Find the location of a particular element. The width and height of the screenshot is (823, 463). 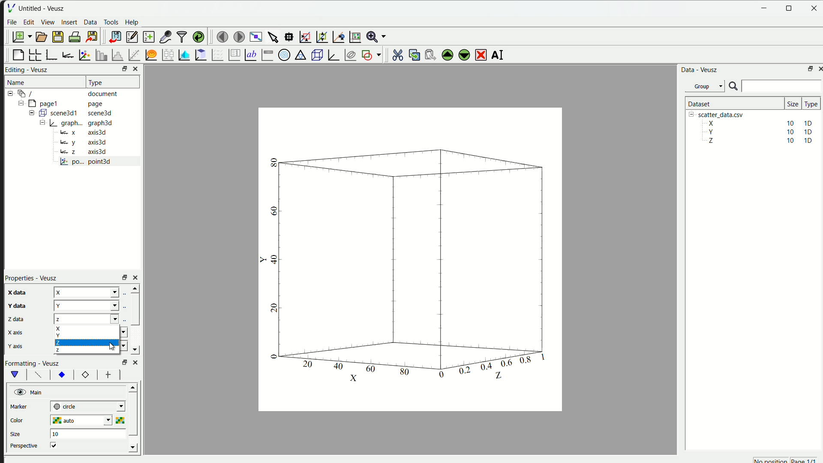

new document is located at coordinates (20, 36).